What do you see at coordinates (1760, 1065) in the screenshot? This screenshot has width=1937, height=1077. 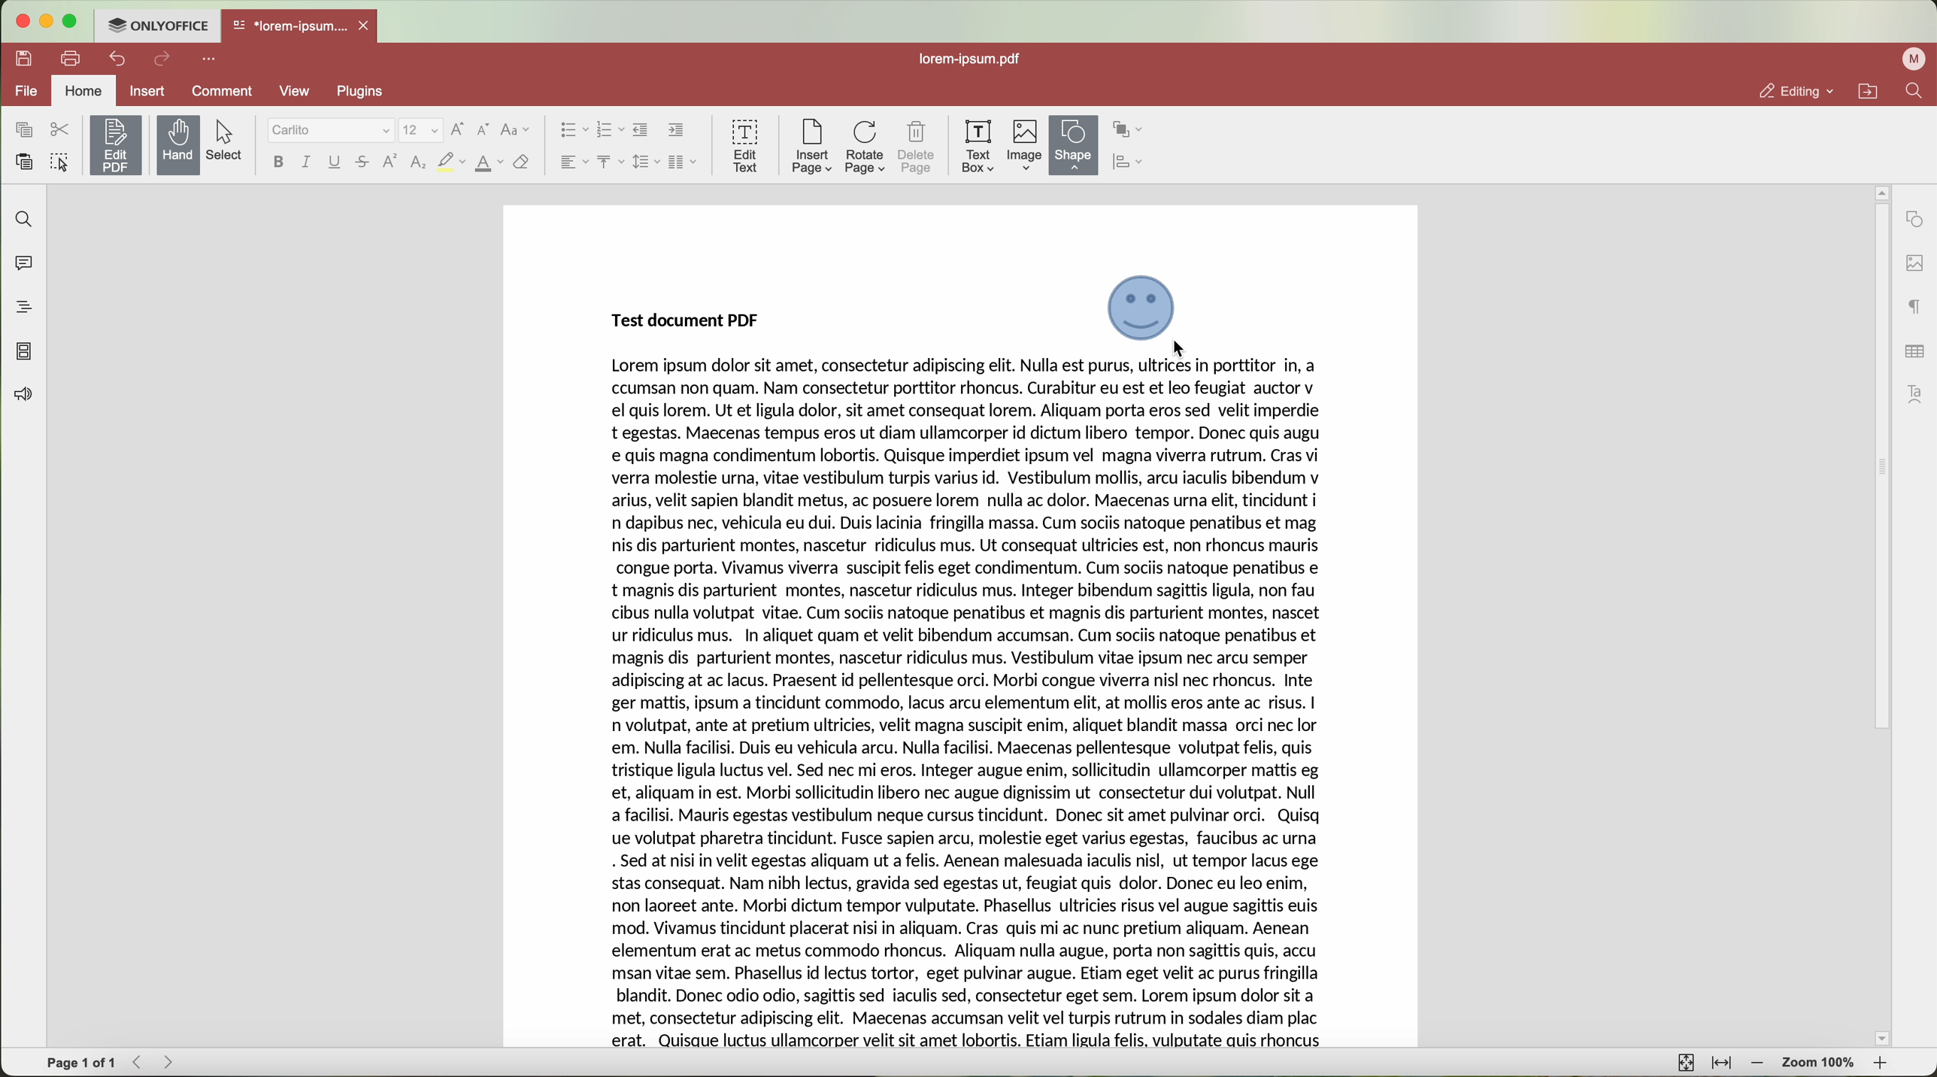 I see `zoom out` at bounding box center [1760, 1065].